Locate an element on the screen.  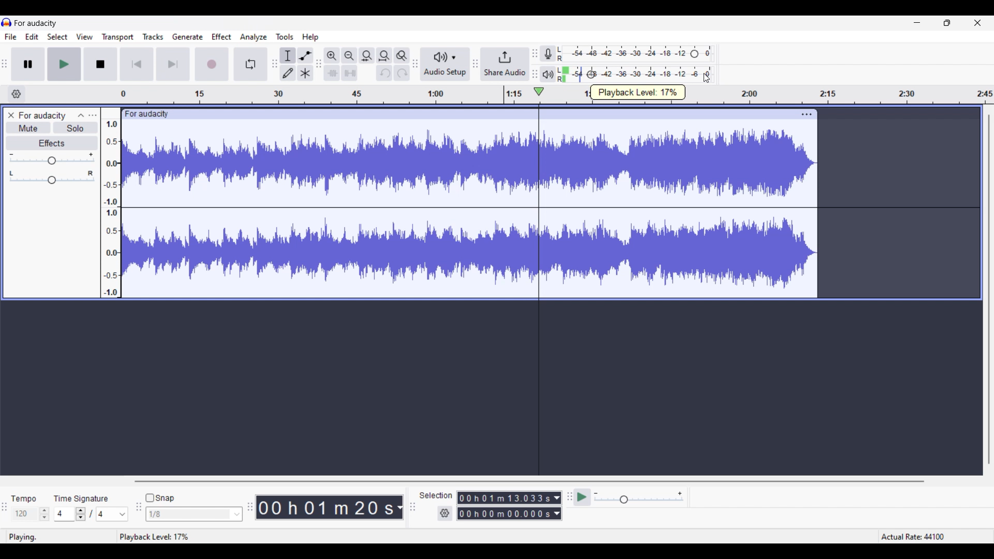
Time signature settings is located at coordinates (91, 513).